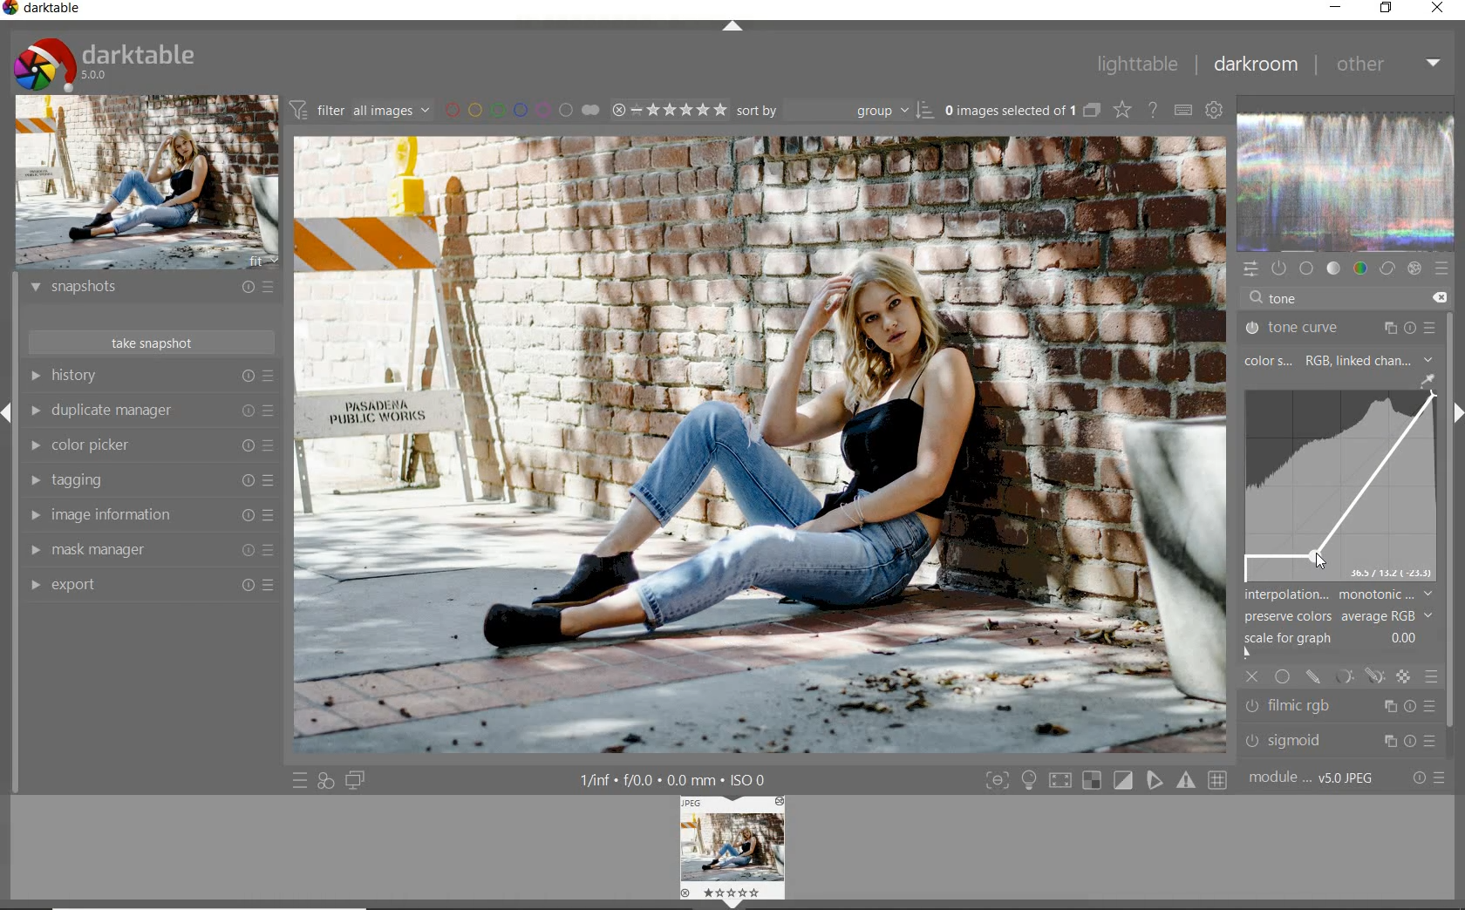  I want to click on other display information, so click(676, 779).